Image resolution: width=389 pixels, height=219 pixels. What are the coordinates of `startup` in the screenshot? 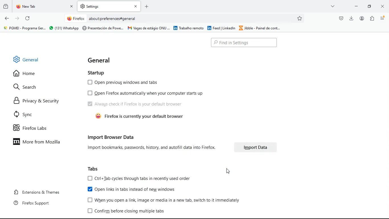 It's located at (97, 72).